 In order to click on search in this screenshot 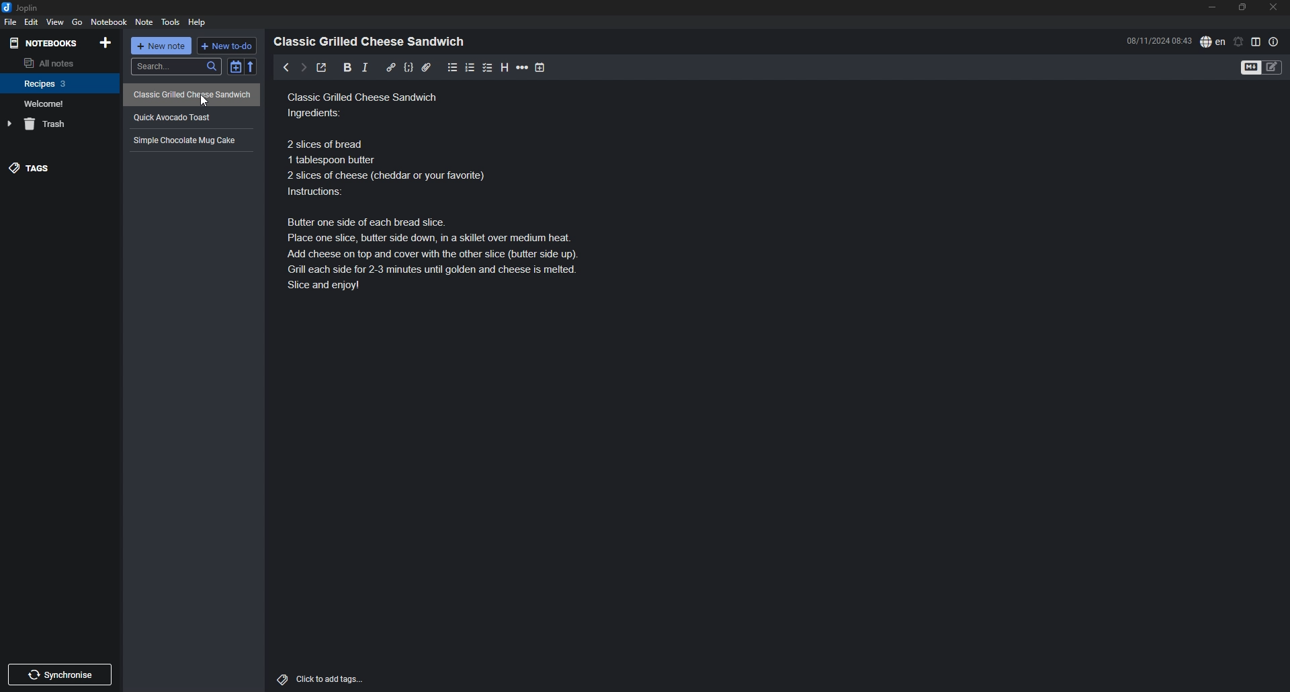, I will do `click(176, 67)`.